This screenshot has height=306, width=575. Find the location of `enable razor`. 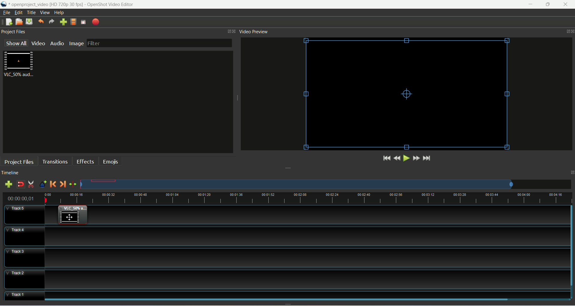

enable razor is located at coordinates (31, 185).